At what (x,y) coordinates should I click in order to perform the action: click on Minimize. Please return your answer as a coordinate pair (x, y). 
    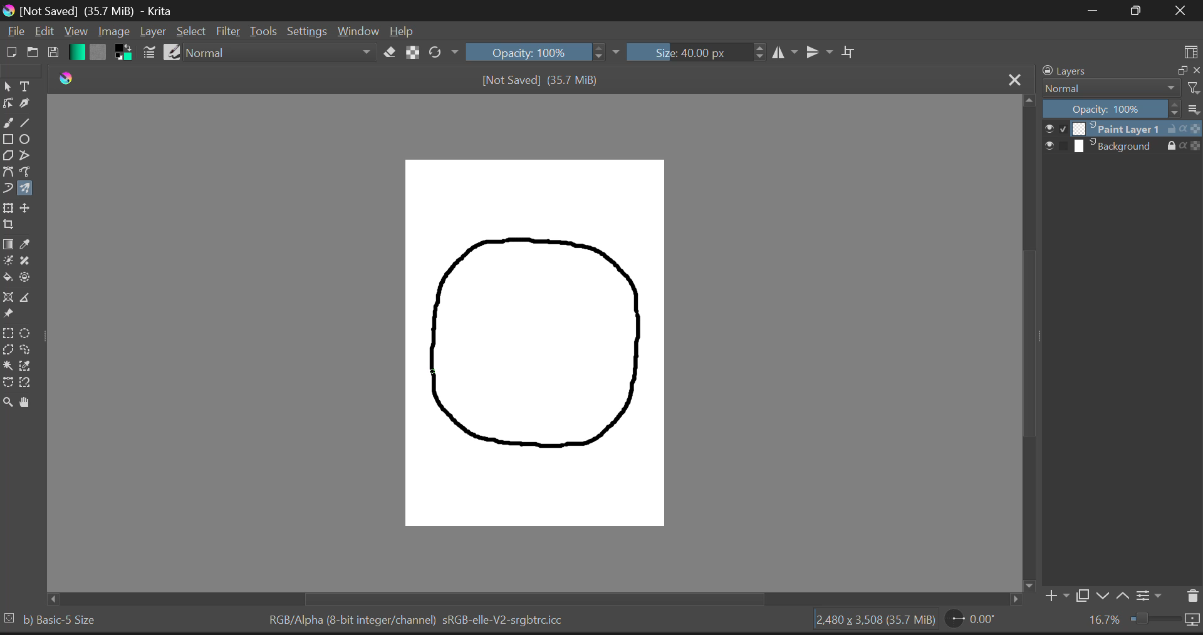
    Looking at the image, I should click on (1139, 11).